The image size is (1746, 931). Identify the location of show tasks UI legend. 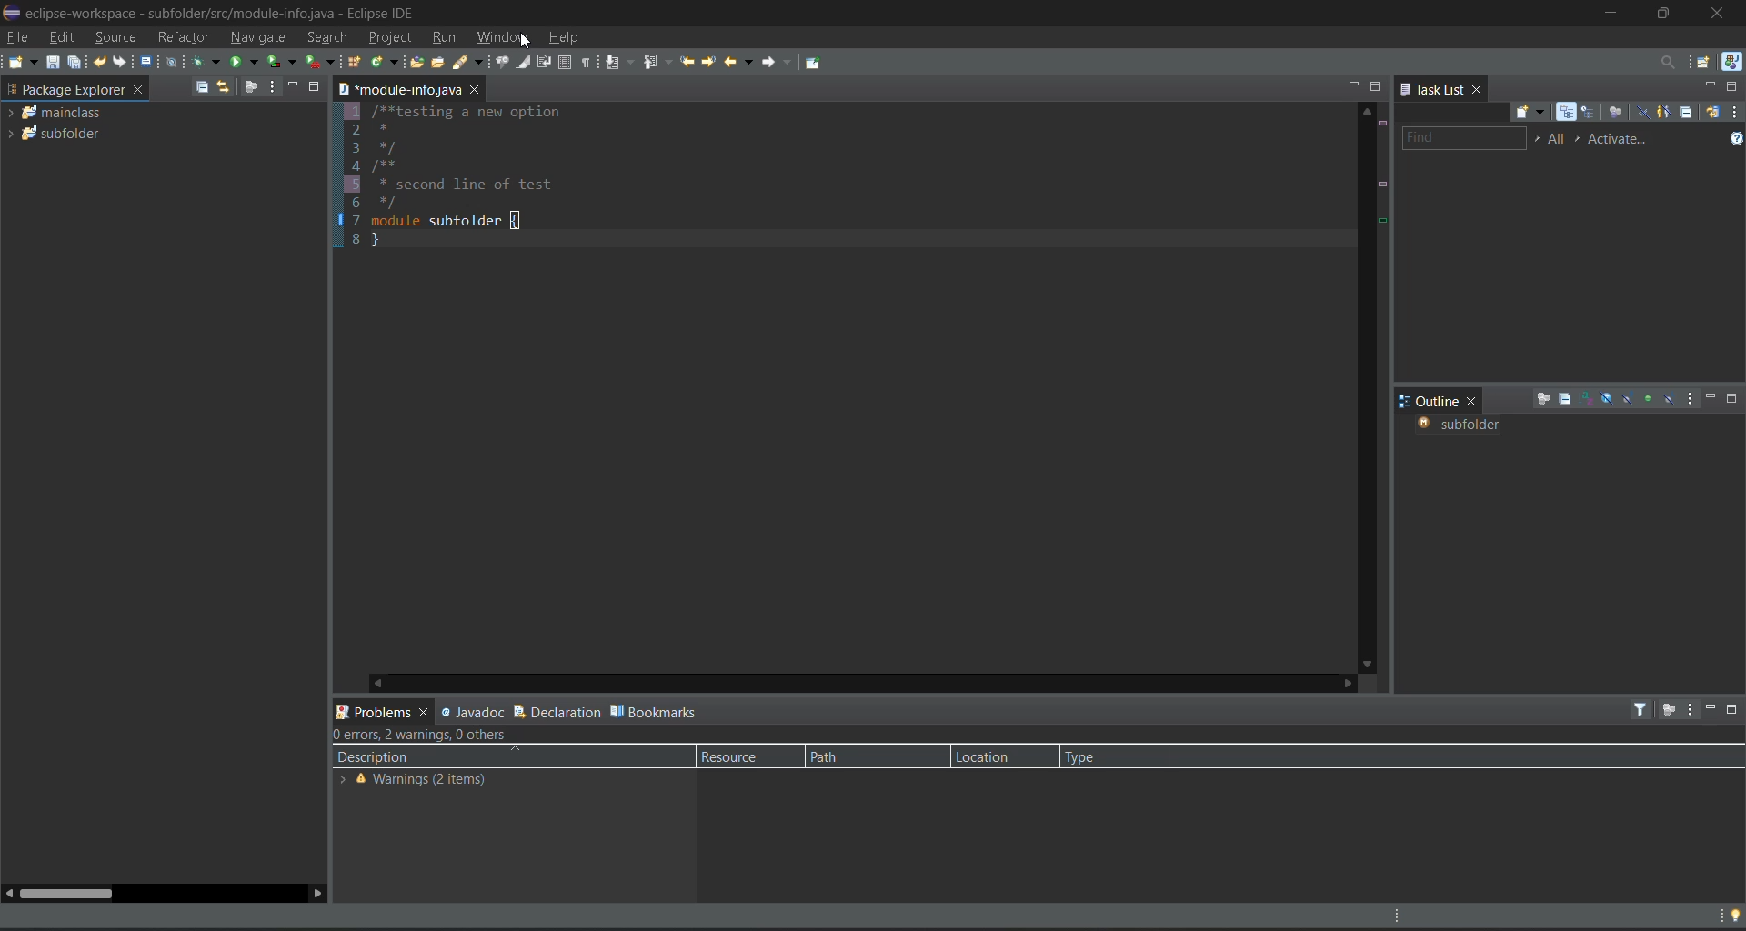
(1734, 137).